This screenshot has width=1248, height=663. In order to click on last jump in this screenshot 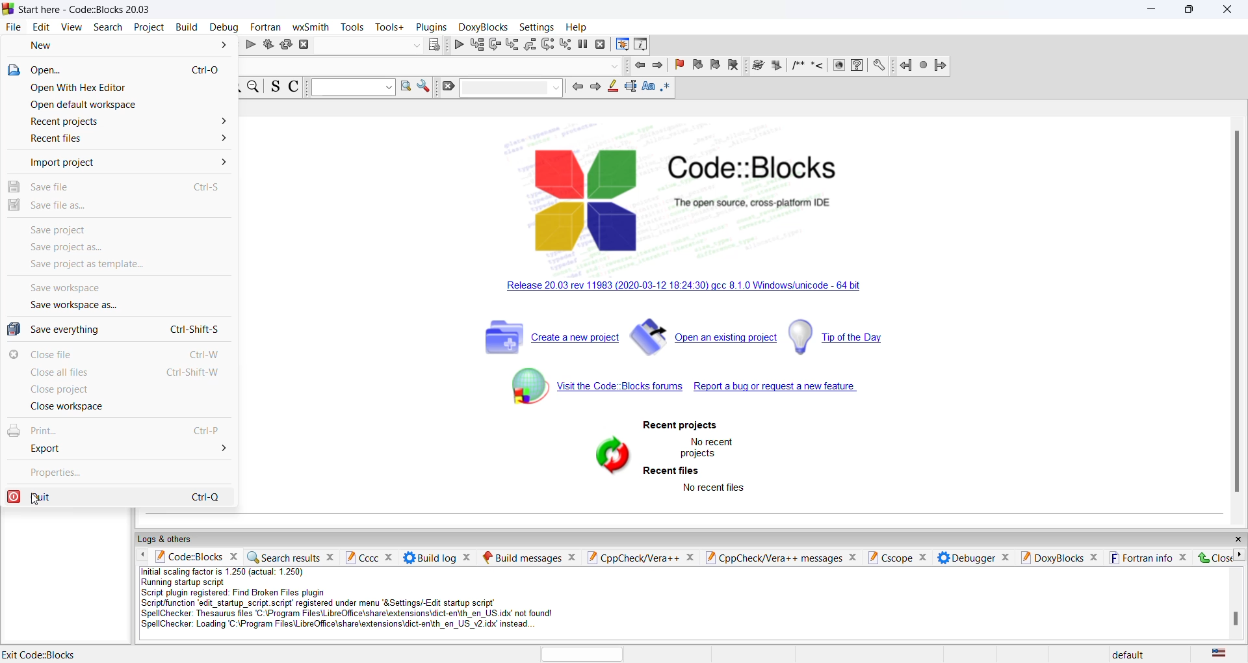, I will do `click(922, 66)`.